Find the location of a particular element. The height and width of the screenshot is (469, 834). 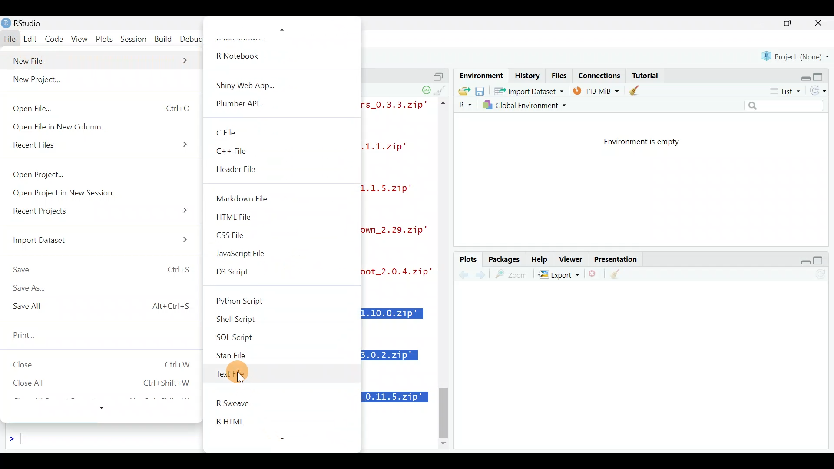

Line cursor is located at coordinates (15, 440).